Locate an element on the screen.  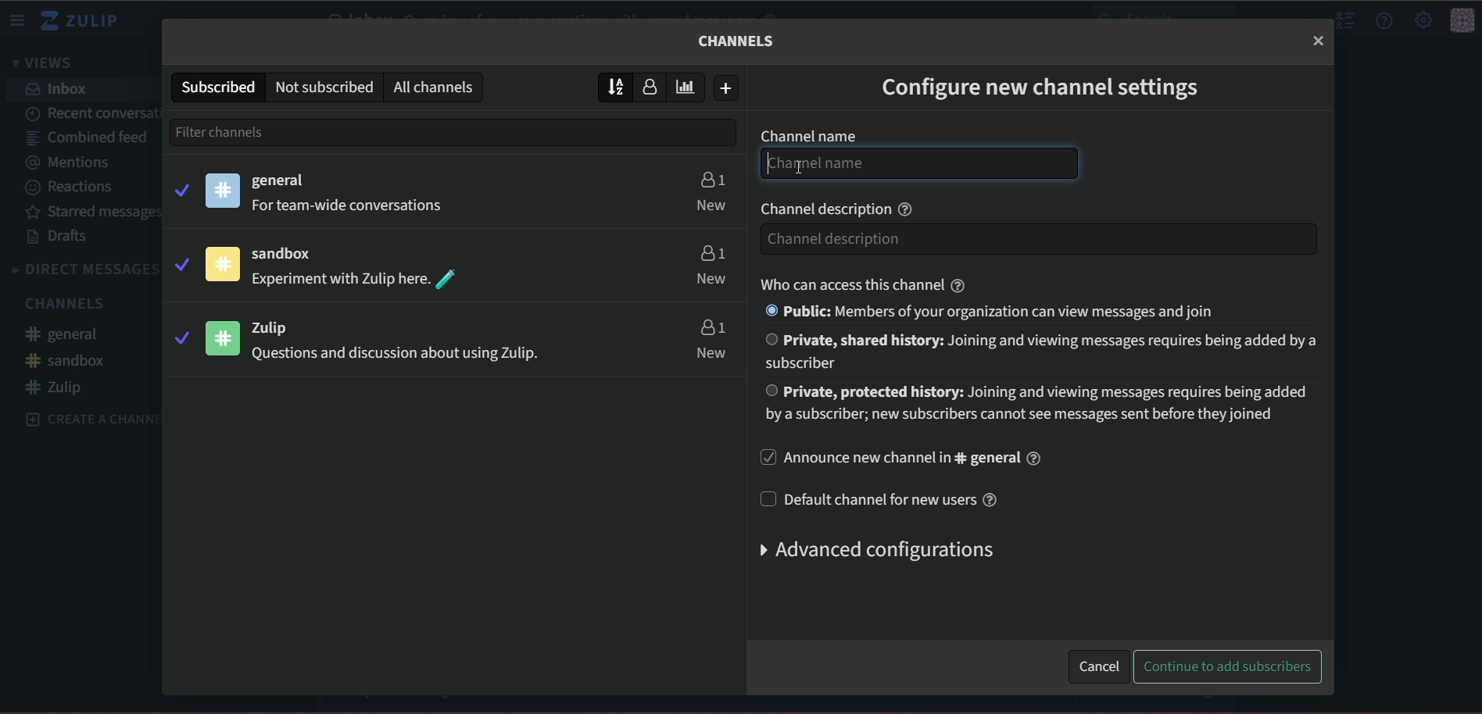
Default channel for new users is located at coordinates (885, 499).